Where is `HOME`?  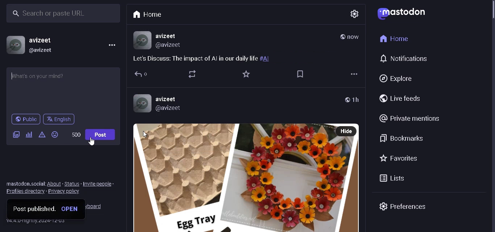 HOME is located at coordinates (394, 39).